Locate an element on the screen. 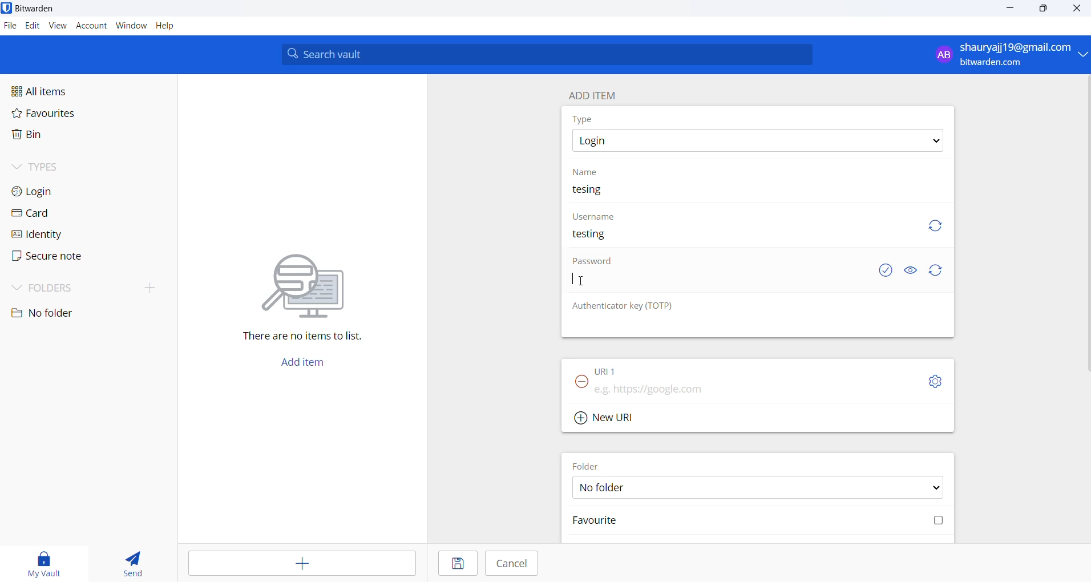  URL input box is located at coordinates (749, 388).